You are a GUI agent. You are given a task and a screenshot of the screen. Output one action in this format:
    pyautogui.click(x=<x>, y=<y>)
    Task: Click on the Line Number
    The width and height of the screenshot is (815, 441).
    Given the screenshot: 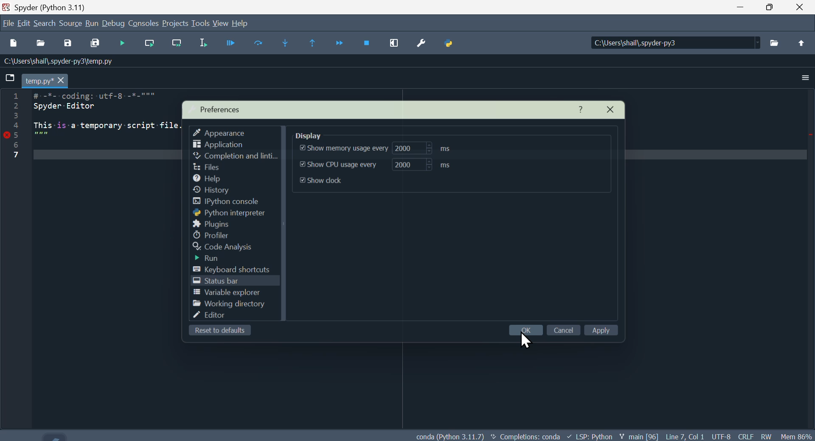 What is the action you would take?
    pyautogui.click(x=15, y=129)
    